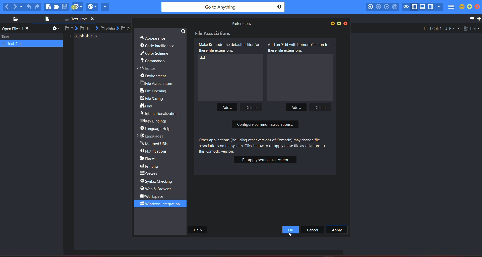 Image resolution: width=482 pixels, height=257 pixels. What do you see at coordinates (99, 28) in the screenshot?
I see `file path` at bounding box center [99, 28].